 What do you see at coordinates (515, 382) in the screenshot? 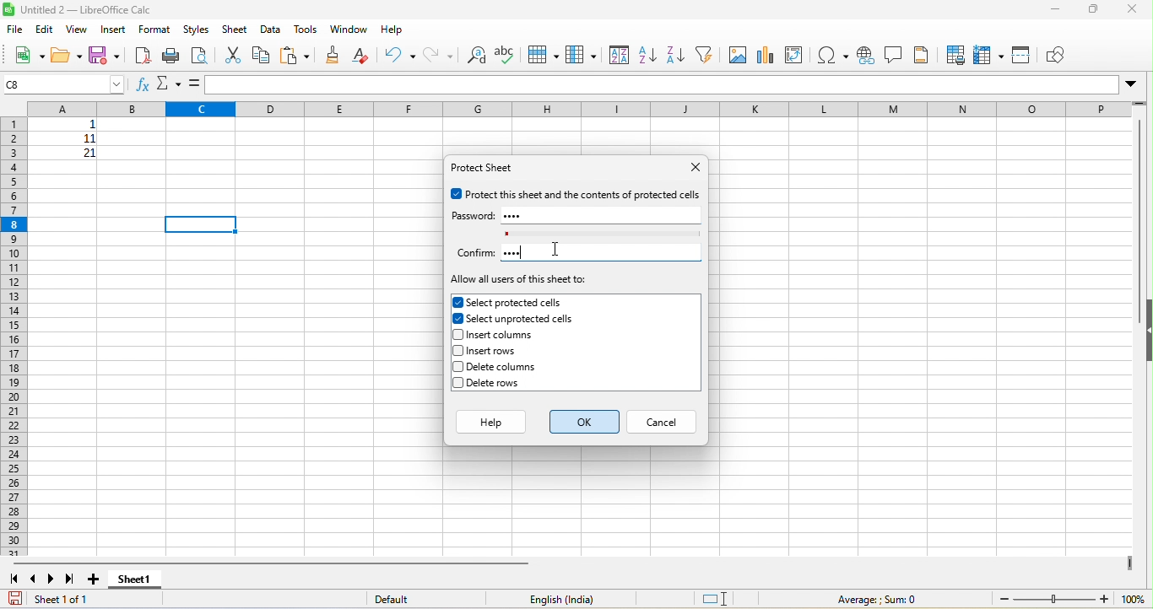
I see `delete rows` at bounding box center [515, 382].